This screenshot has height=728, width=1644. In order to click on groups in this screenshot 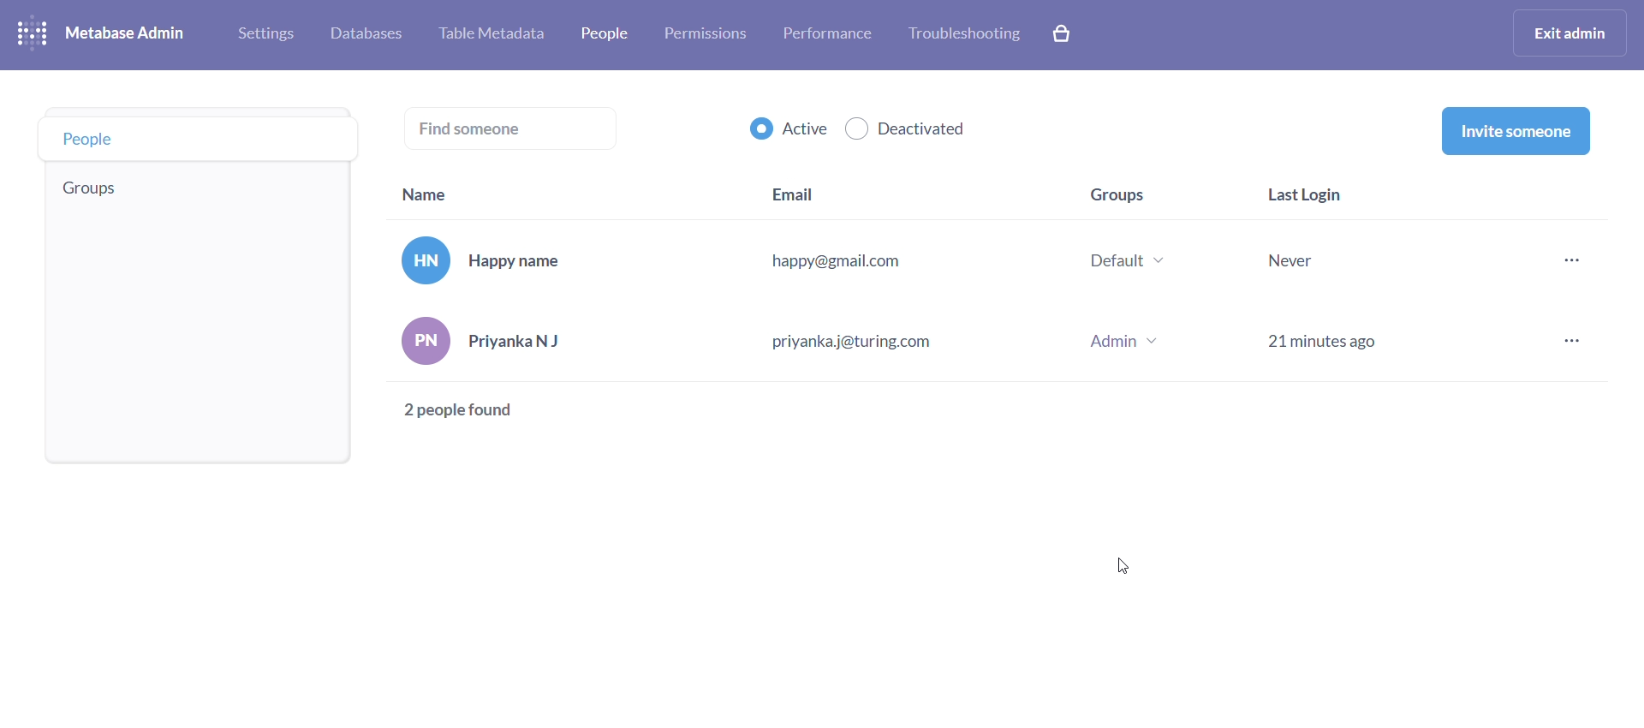, I will do `click(191, 188)`.